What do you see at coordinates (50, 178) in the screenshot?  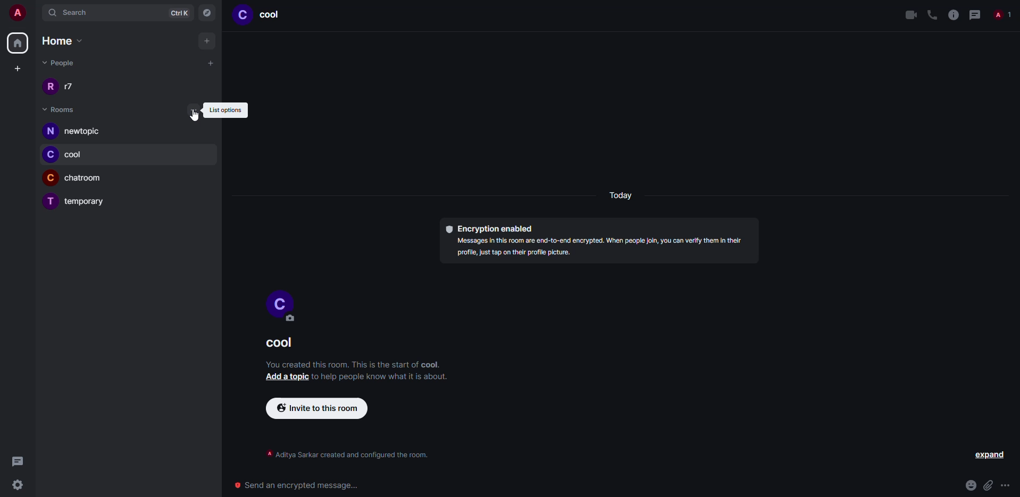 I see `profile` at bounding box center [50, 178].